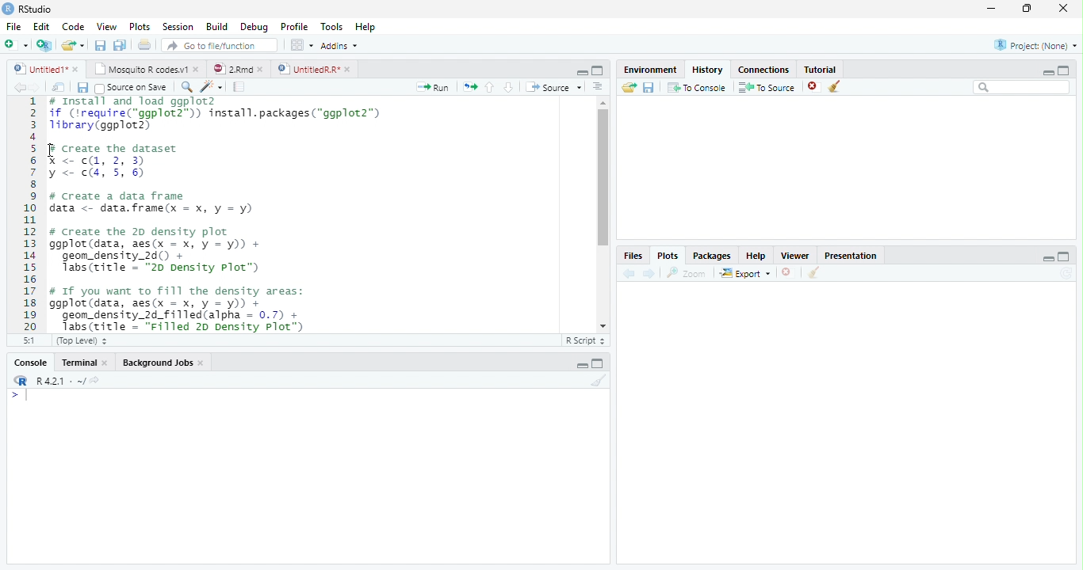 This screenshot has height=570, width=1083. Describe the element at coordinates (1028, 8) in the screenshot. I see `maximize` at that location.